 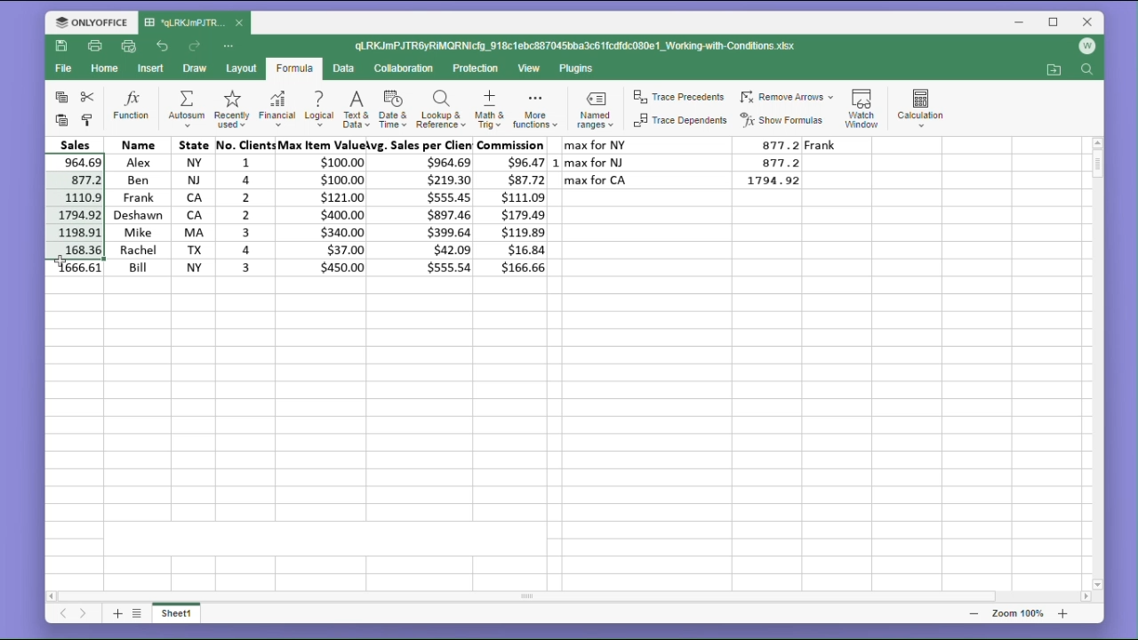 What do you see at coordinates (60, 261) in the screenshot?
I see `cursor` at bounding box center [60, 261].